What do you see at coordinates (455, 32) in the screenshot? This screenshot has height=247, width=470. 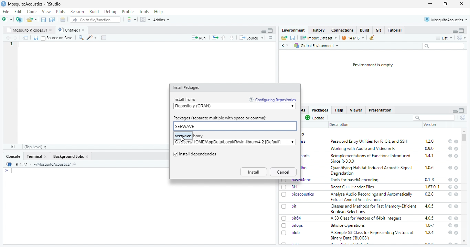 I see `minimise` at bounding box center [455, 32].